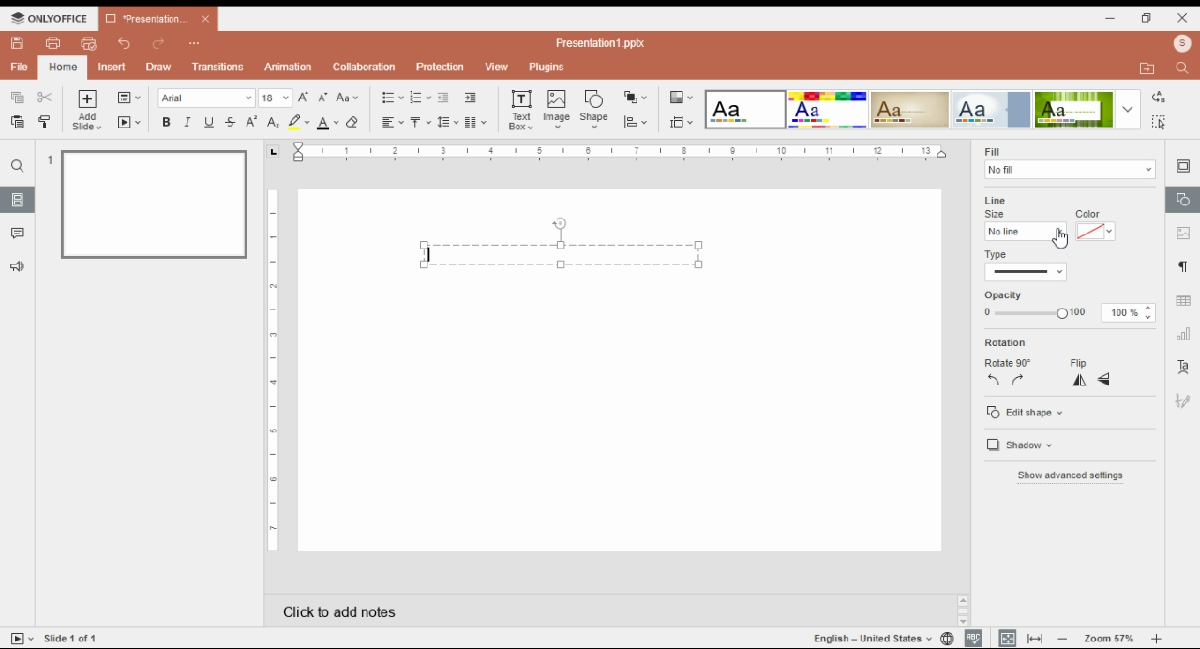 This screenshot has height=649, width=1200. Describe the element at coordinates (449, 122) in the screenshot. I see `line spacing` at that location.